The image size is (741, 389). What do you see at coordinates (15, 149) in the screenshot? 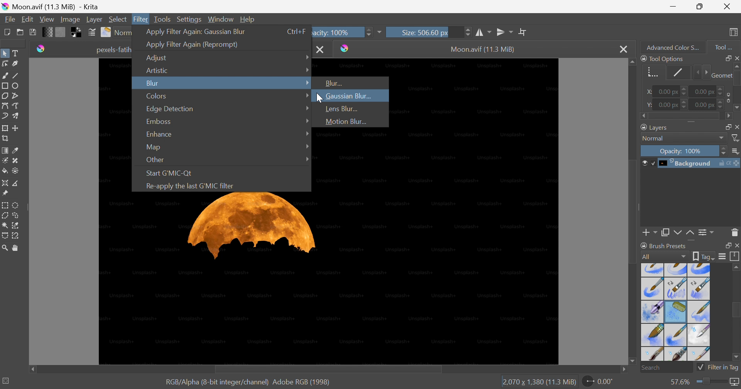
I see `Sample a color from the image or current layer` at bounding box center [15, 149].